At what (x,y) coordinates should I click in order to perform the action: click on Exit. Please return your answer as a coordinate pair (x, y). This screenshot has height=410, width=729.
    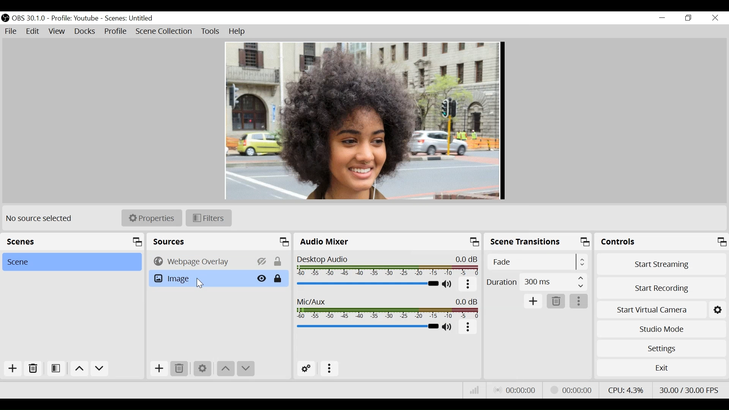
    Looking at the image, I should click on (661, 367).